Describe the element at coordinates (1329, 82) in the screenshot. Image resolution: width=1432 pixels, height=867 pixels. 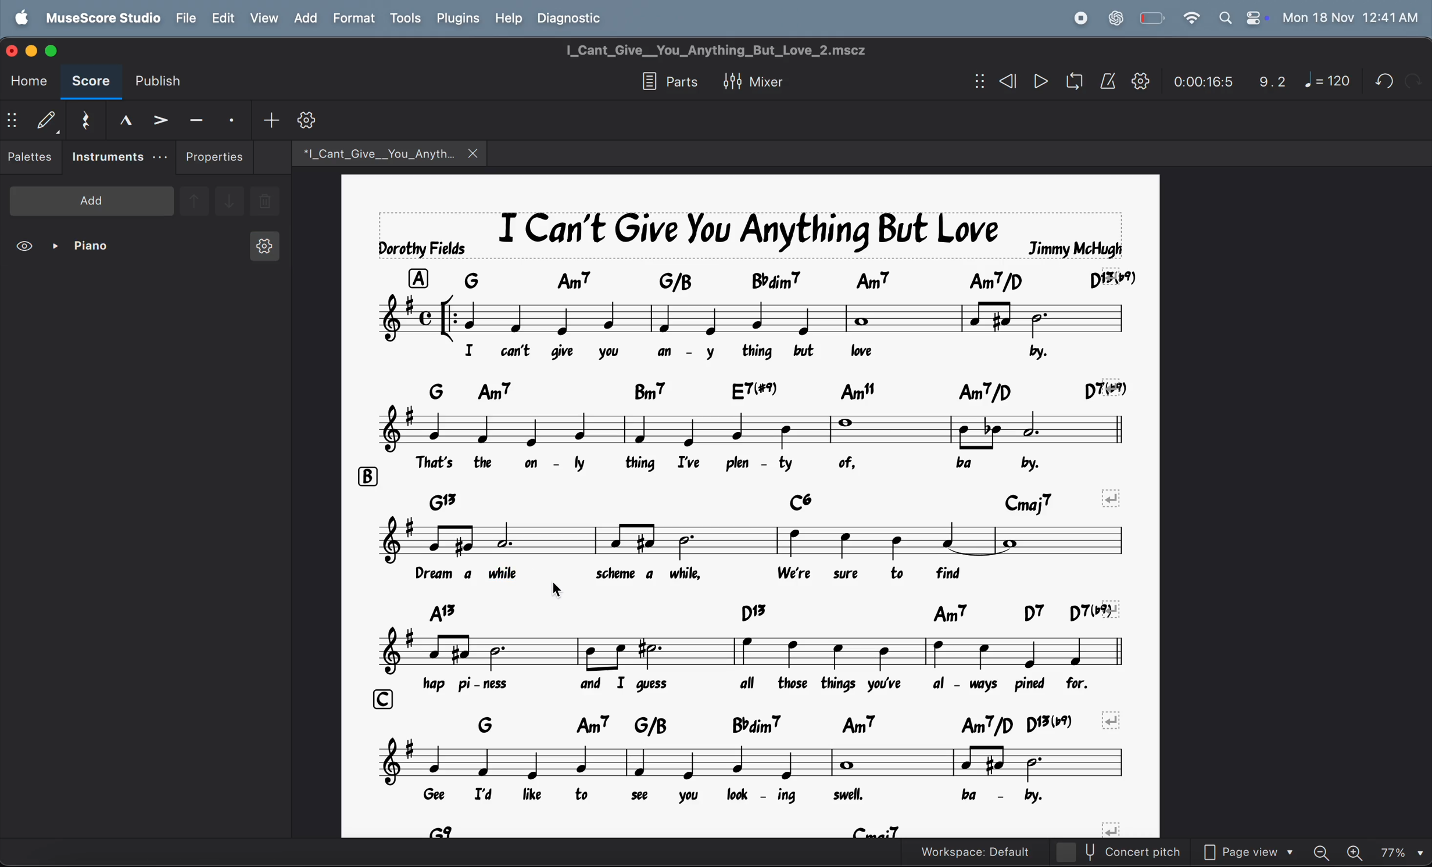
I see `note 120` at that location.